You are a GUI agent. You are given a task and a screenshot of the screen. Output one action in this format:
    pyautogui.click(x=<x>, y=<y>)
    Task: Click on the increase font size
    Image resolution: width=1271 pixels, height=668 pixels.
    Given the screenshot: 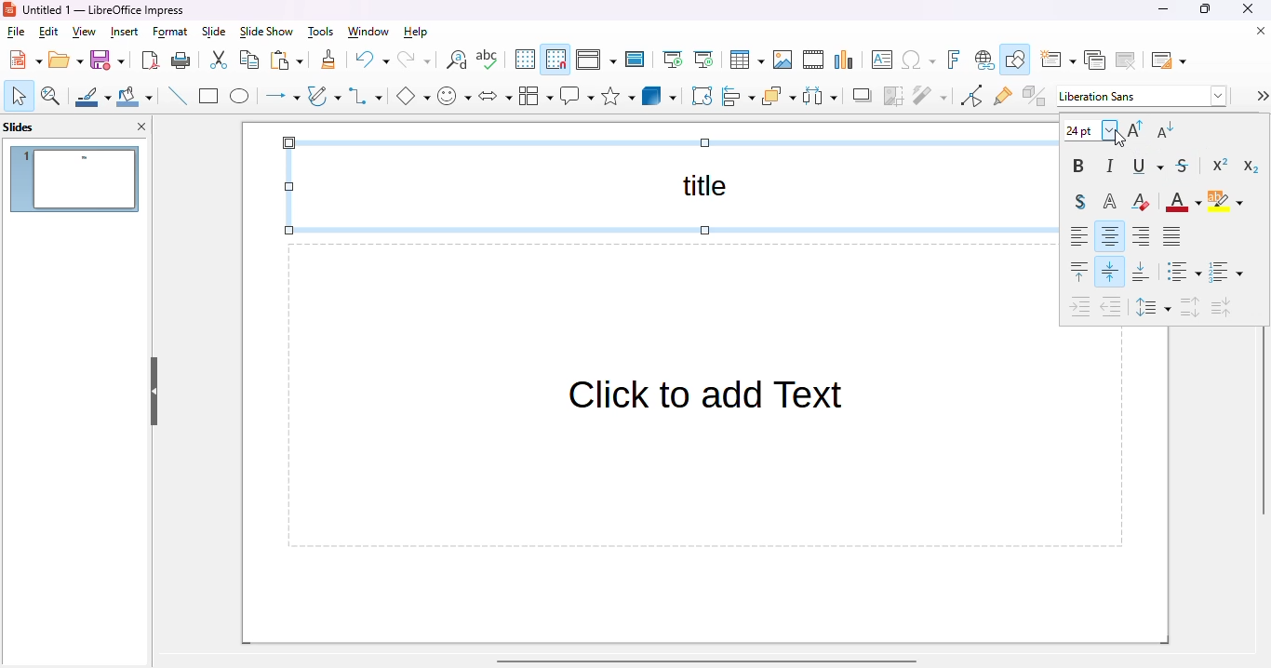 What is the action you would take?
    pyautogui.click(x=1136, y=128)
    